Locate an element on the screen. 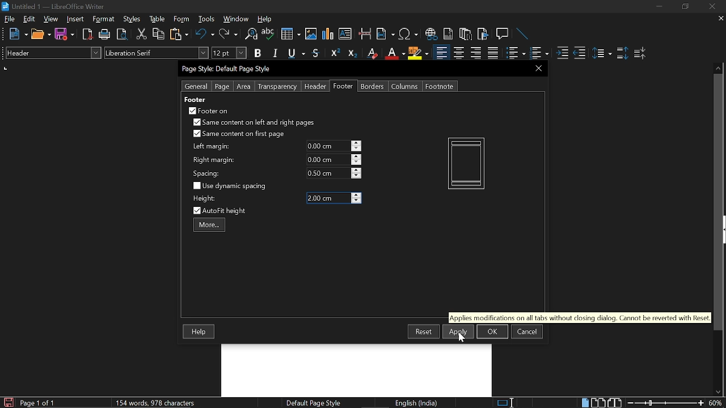  Single page view is located at coordinates (585, 402).